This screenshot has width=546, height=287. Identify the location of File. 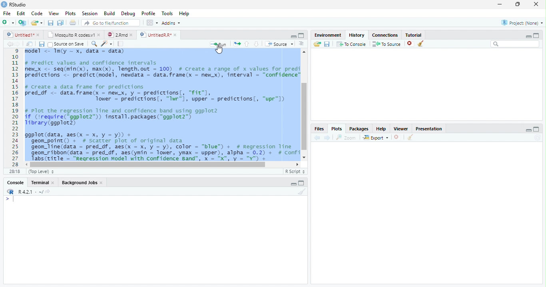
(6, 13).